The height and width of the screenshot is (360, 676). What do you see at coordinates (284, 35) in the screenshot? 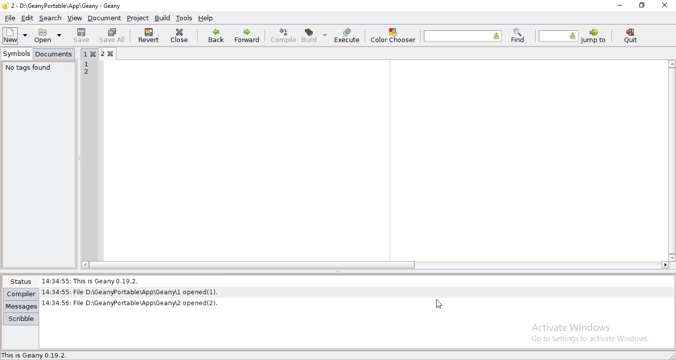
I see `compile` at bounding box center [284, 35].